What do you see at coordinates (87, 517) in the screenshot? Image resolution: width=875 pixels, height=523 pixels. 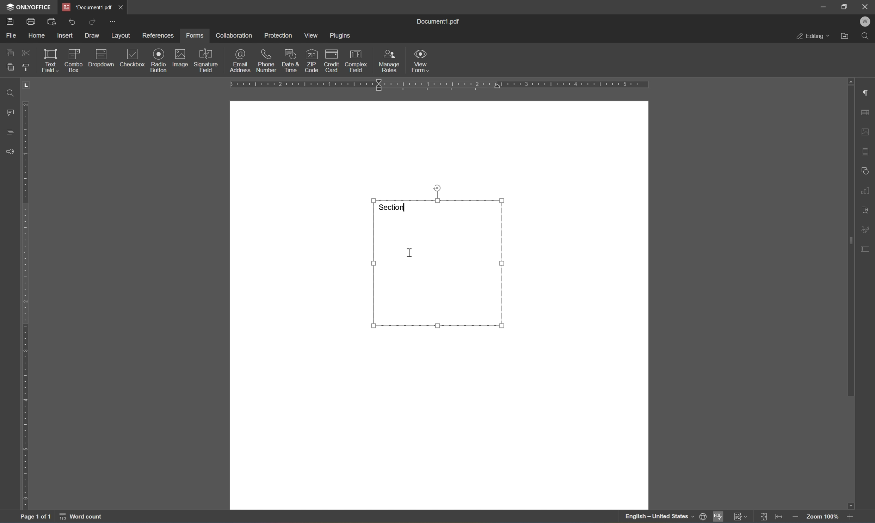 I see `word count` at bounding box center [87, 517].